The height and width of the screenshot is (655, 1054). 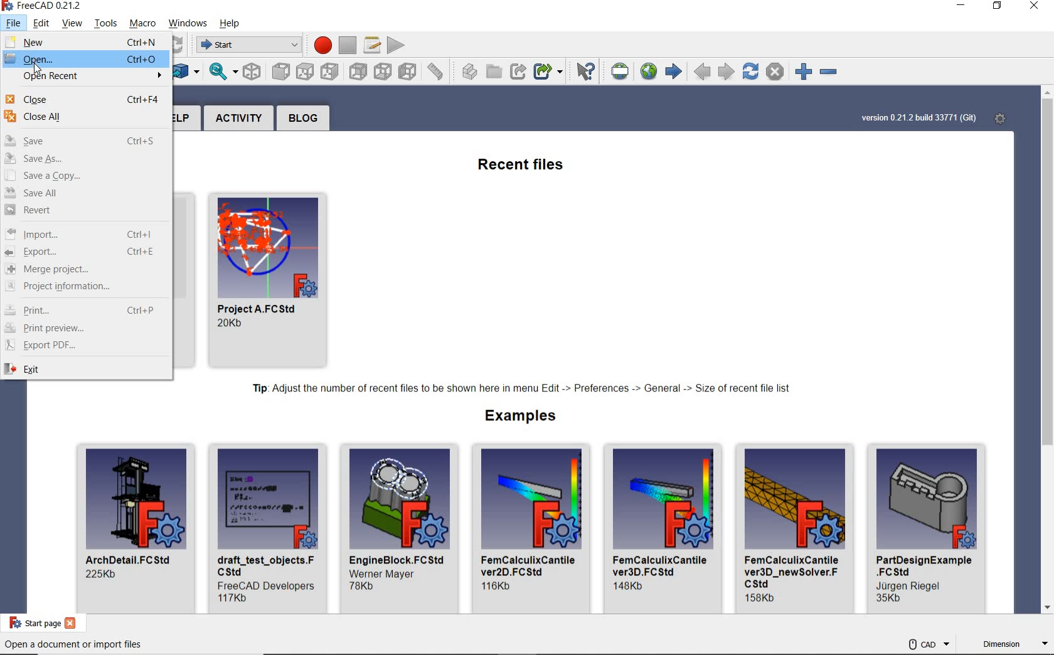 What do you see at coordinates (102, 575) in the screenshot?
I see `size` at bounding box center [102, 575].